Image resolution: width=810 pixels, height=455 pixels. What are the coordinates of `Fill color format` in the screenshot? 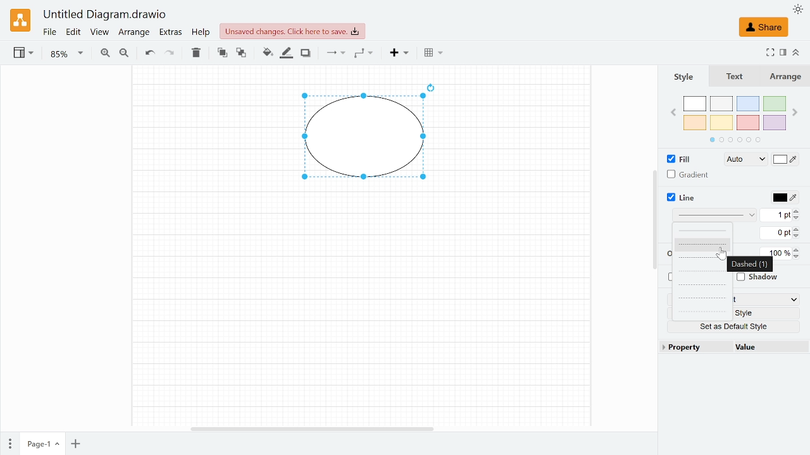 It's located at (740, 159).